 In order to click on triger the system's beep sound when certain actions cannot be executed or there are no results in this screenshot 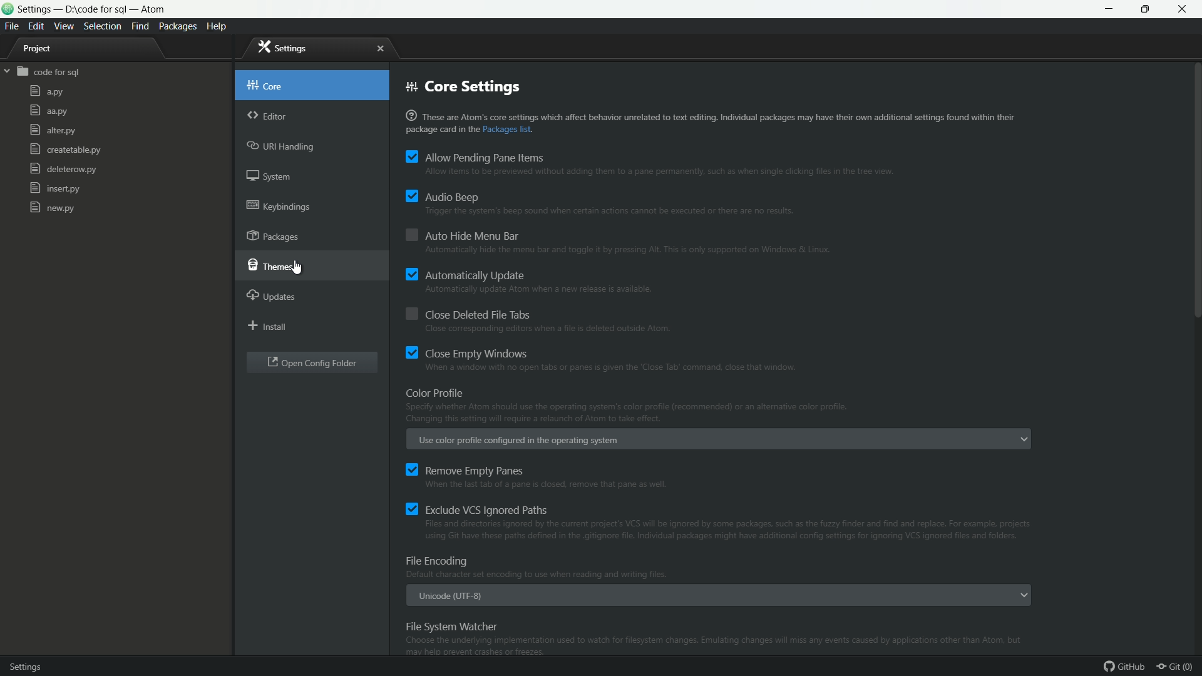, I will do `click(613, 213)`.